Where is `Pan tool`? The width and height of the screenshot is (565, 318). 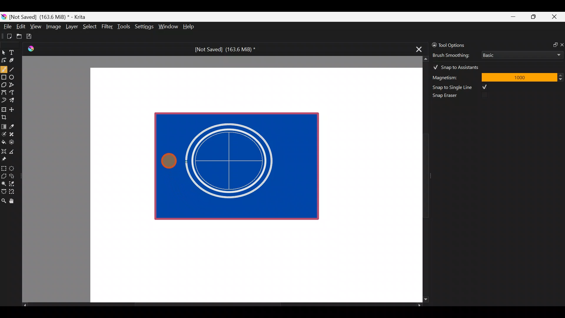 Pan tool is located at coordinates (14, 201).